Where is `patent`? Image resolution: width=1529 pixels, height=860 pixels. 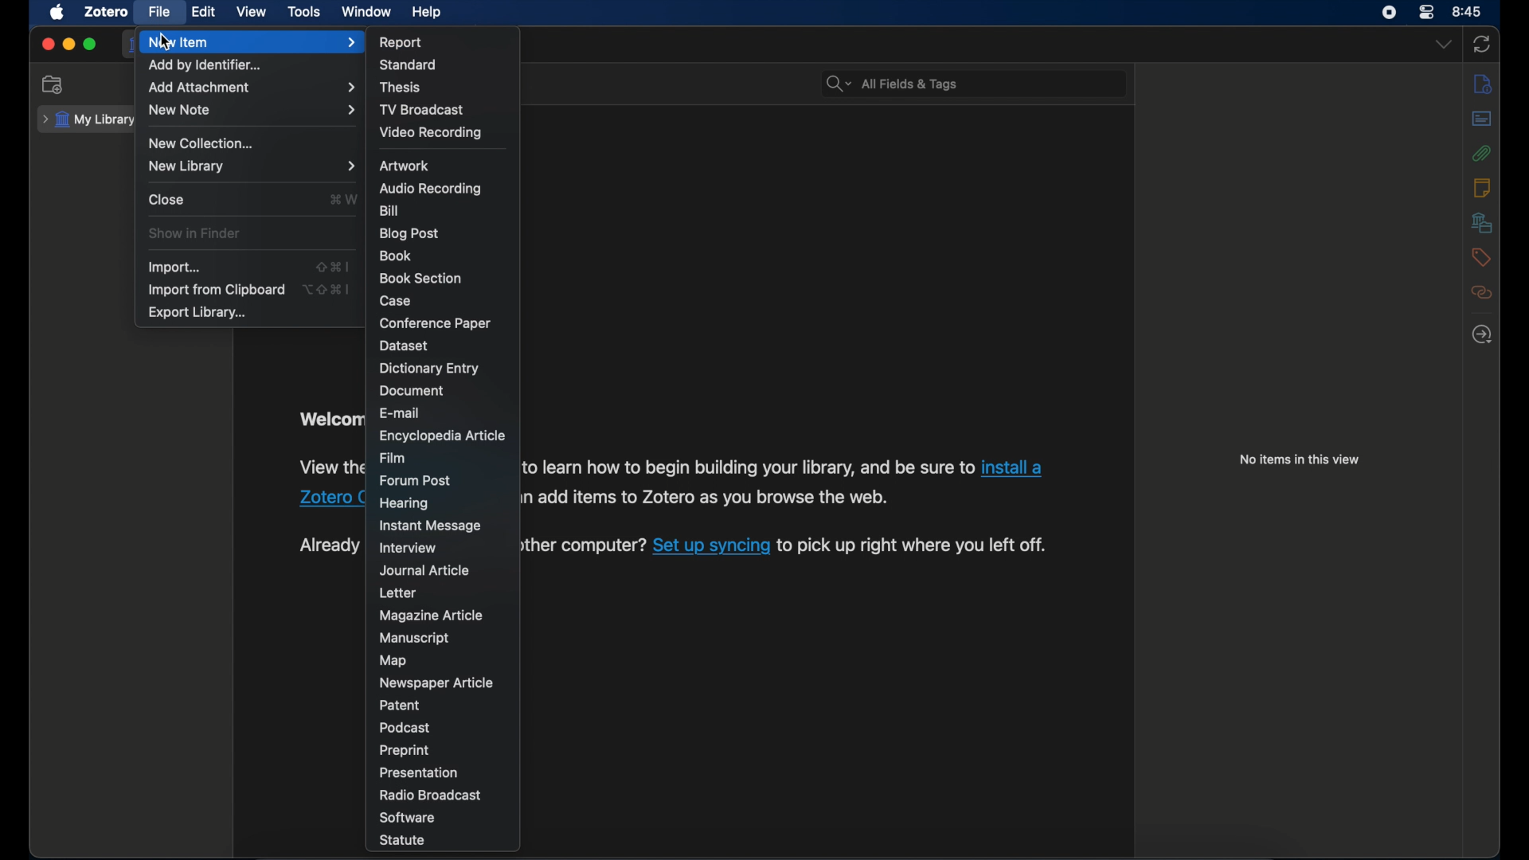 patent is located at coordinates (401, 704).